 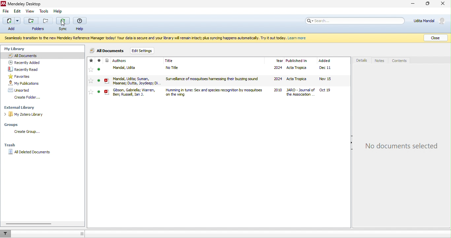 I want to click on all documents, so click(x=41, y=55).